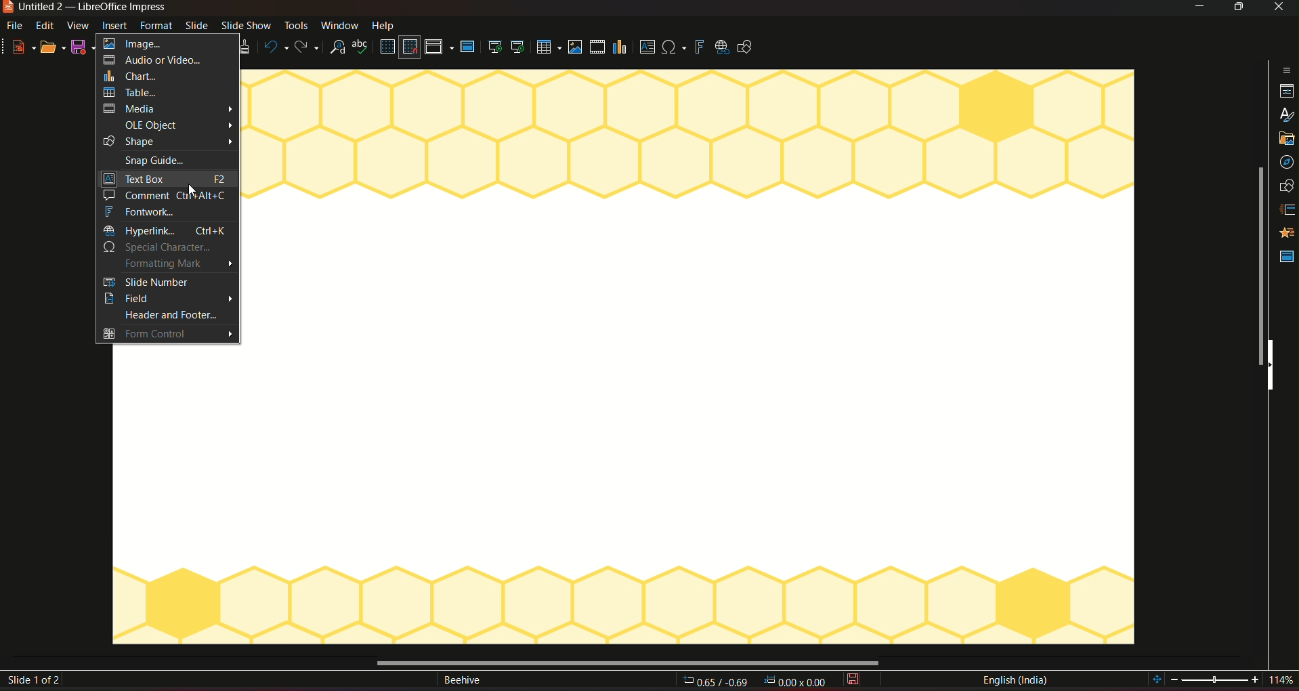 The width and height of the screenshot is (1299, 691). Describe the element at coordinates (166, 212) in the screenshot. I see `fontwork` at that location.